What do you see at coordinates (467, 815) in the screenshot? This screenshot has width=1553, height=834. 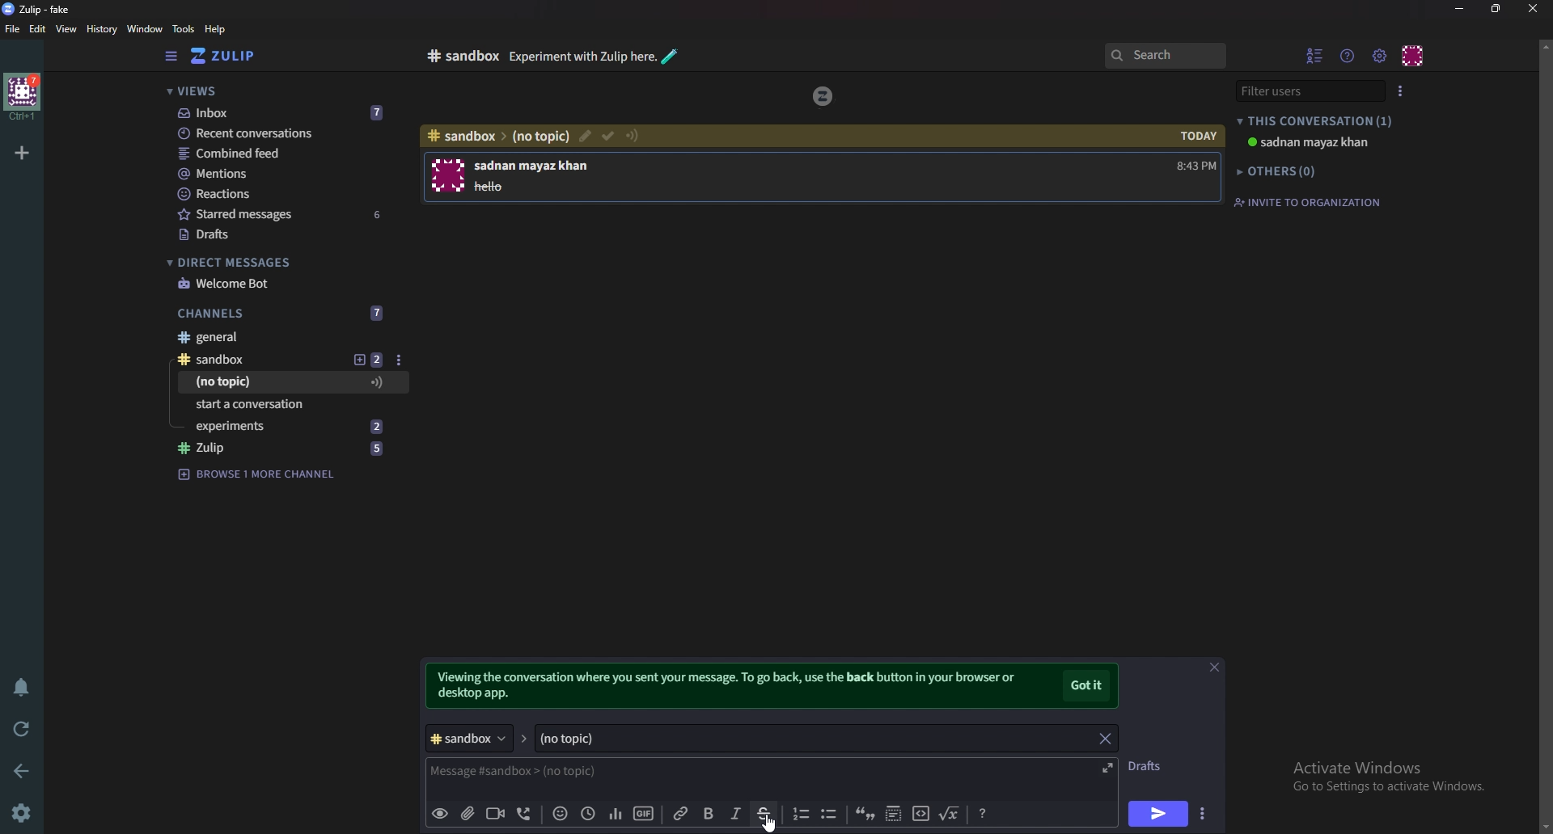 I see `add file` at bounding box center [467, 815].